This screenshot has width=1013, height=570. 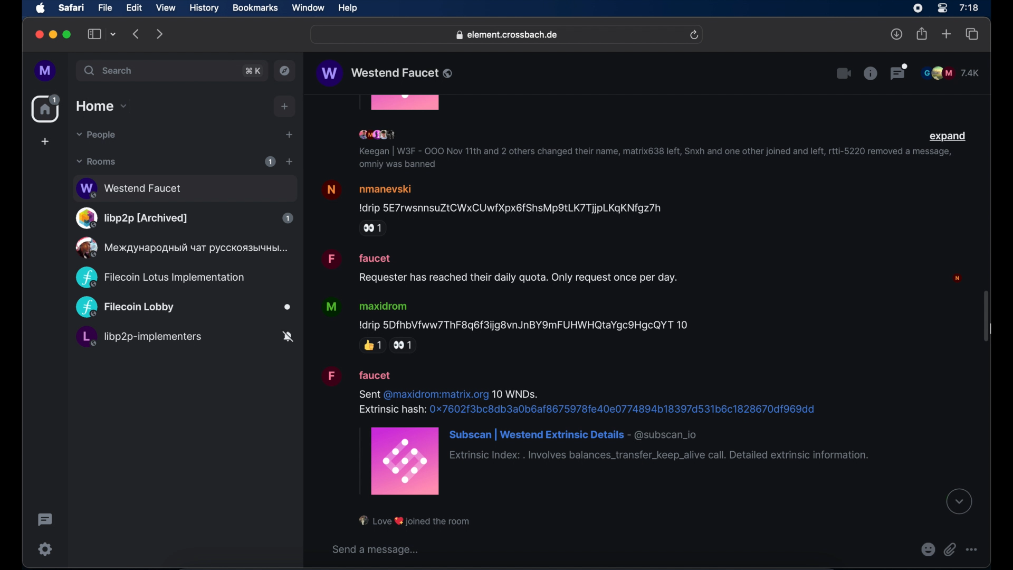 What do you see at coordinates (38, 35) in the screenshot?
I see `close` at bounding box center [38, 35].